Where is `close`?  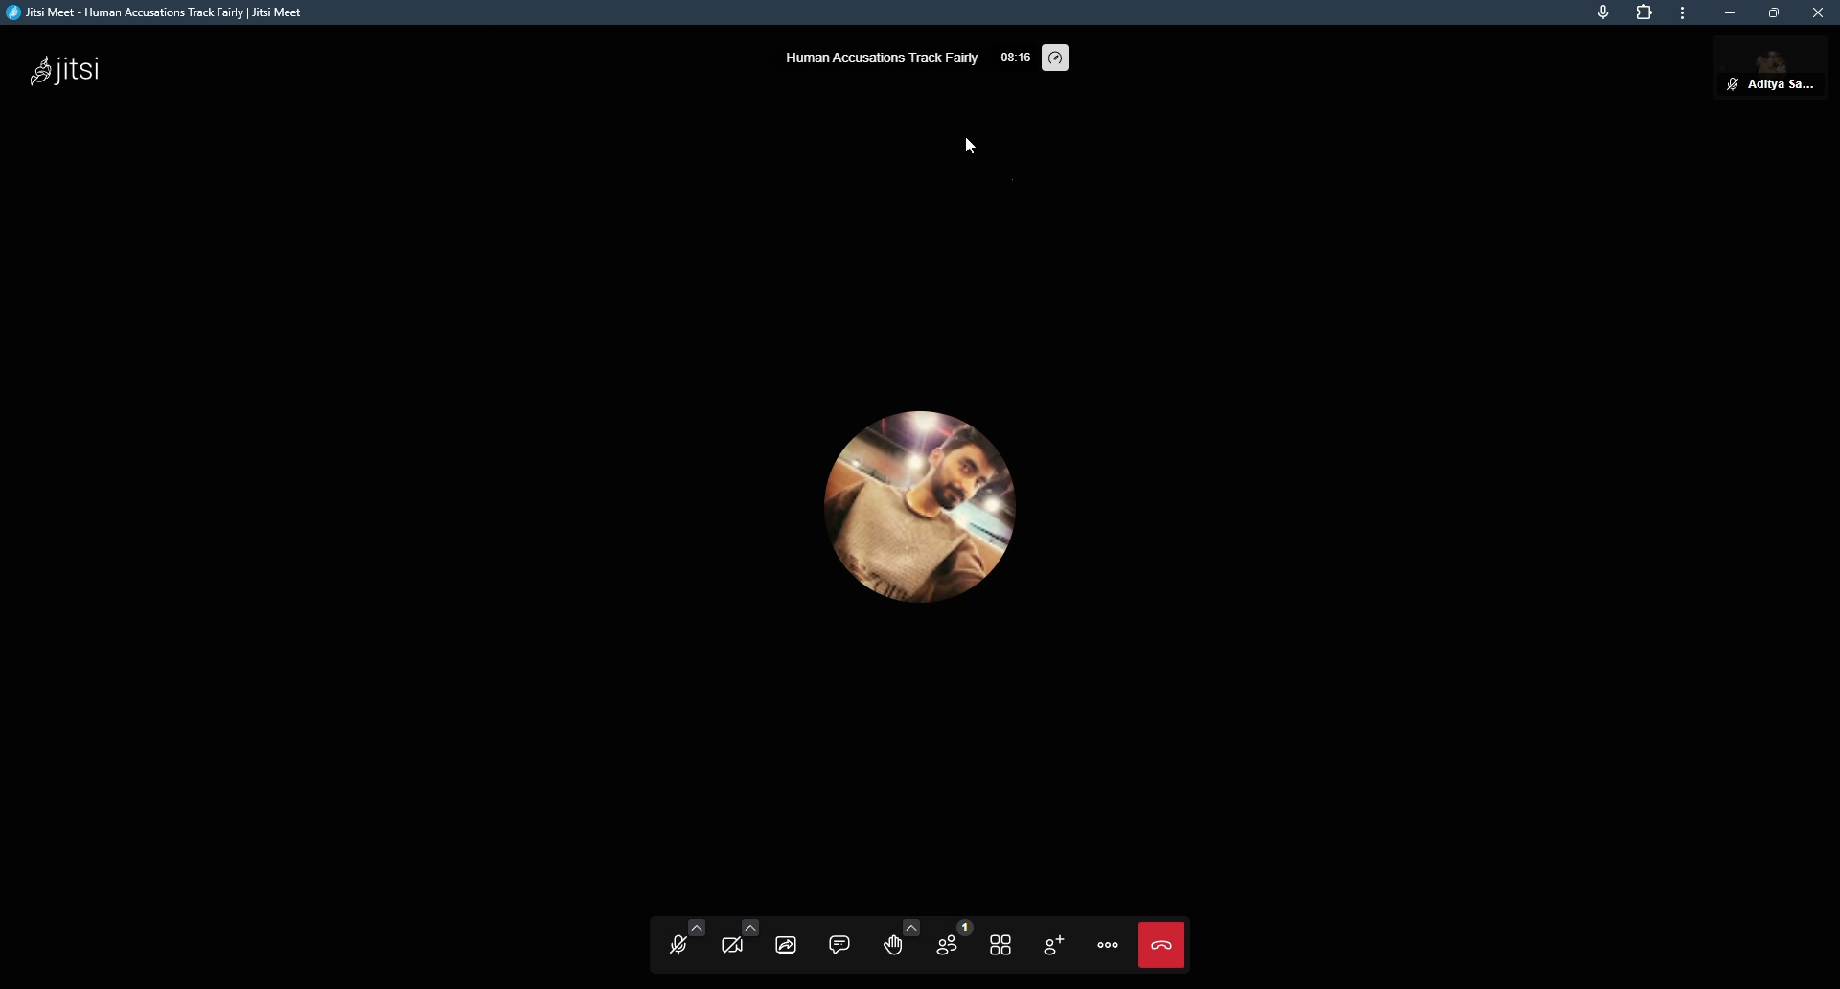
close is located at coordinates (1817, 12).